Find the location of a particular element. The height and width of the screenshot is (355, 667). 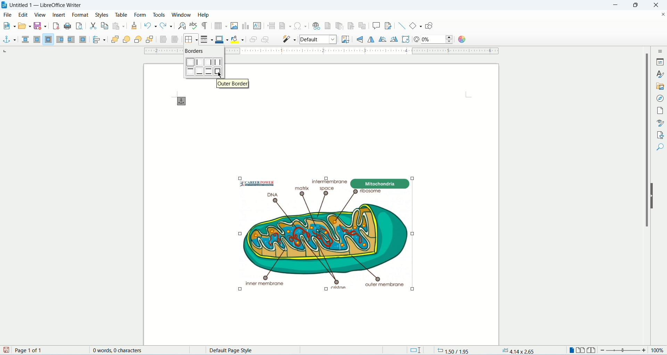

filter is located at coordinates (290, 39).